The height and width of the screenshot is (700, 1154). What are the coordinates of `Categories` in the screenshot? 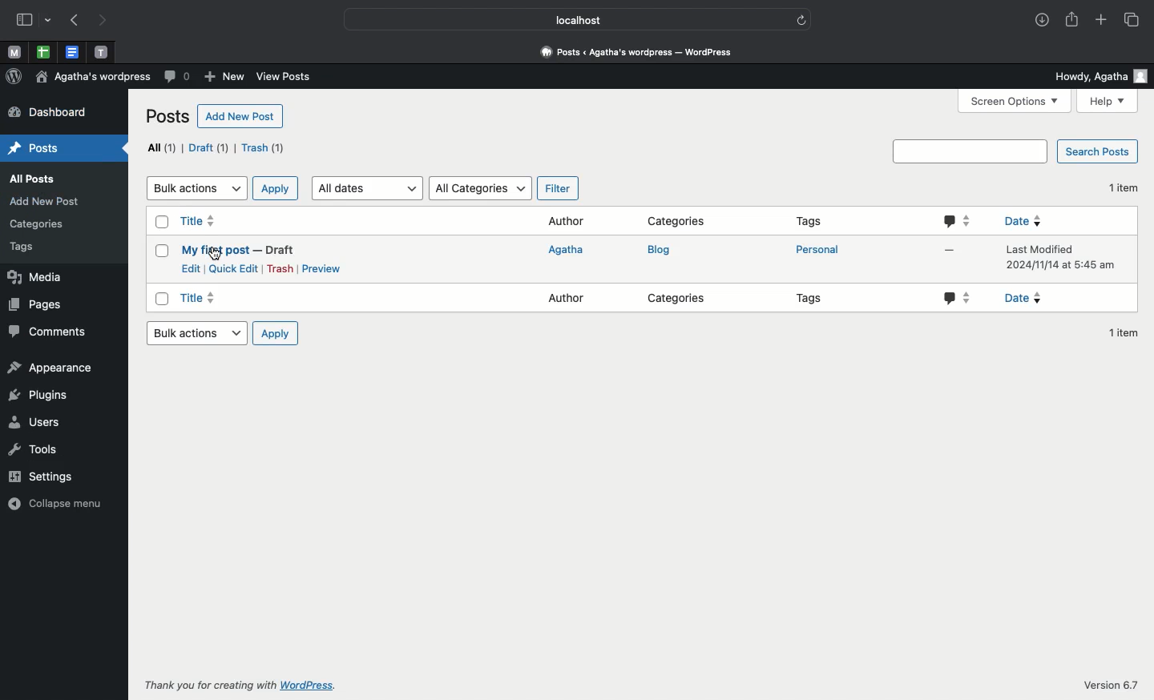 It's located at (42, 222).